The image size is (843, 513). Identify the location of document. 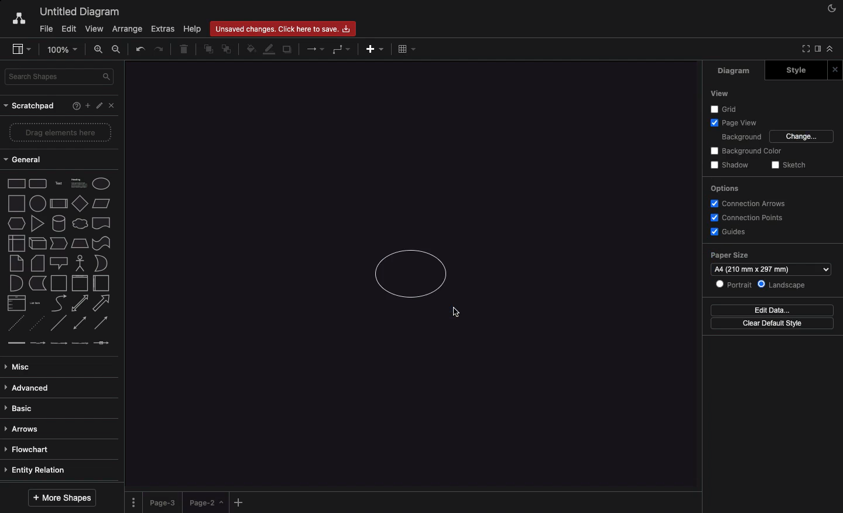
(102, 223).